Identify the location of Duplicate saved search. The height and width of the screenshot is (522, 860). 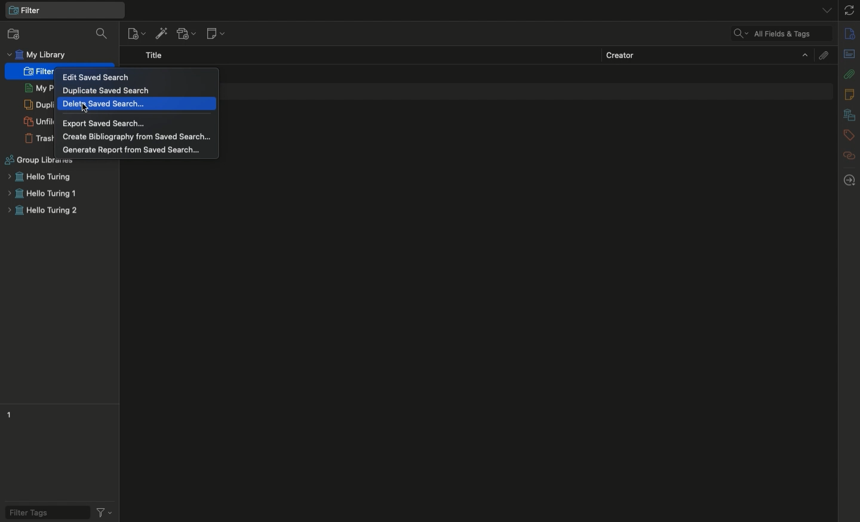
(108, 90).